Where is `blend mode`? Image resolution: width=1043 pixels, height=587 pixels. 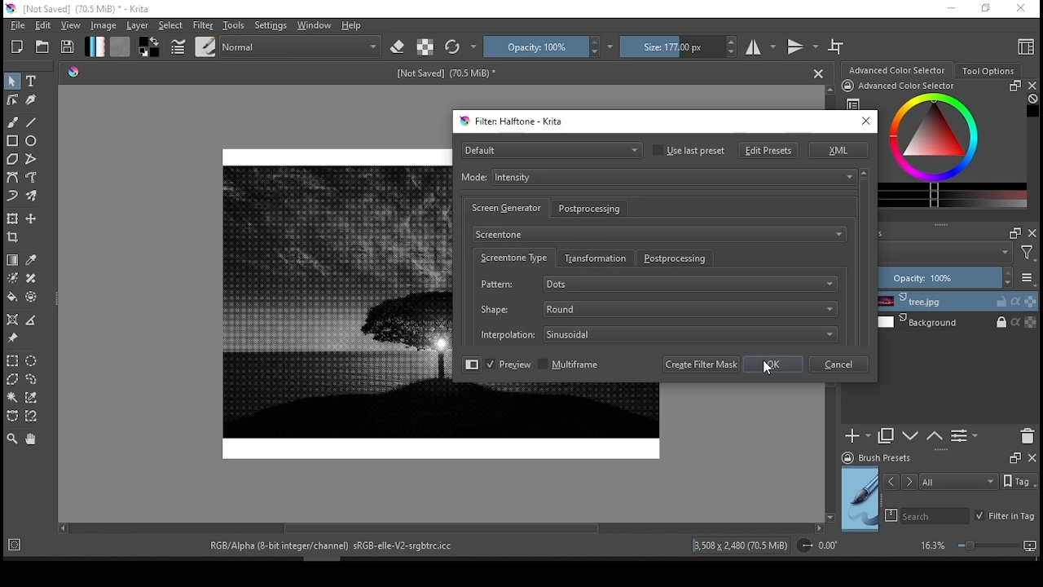 blend mode is located at coordinates (961, 253).